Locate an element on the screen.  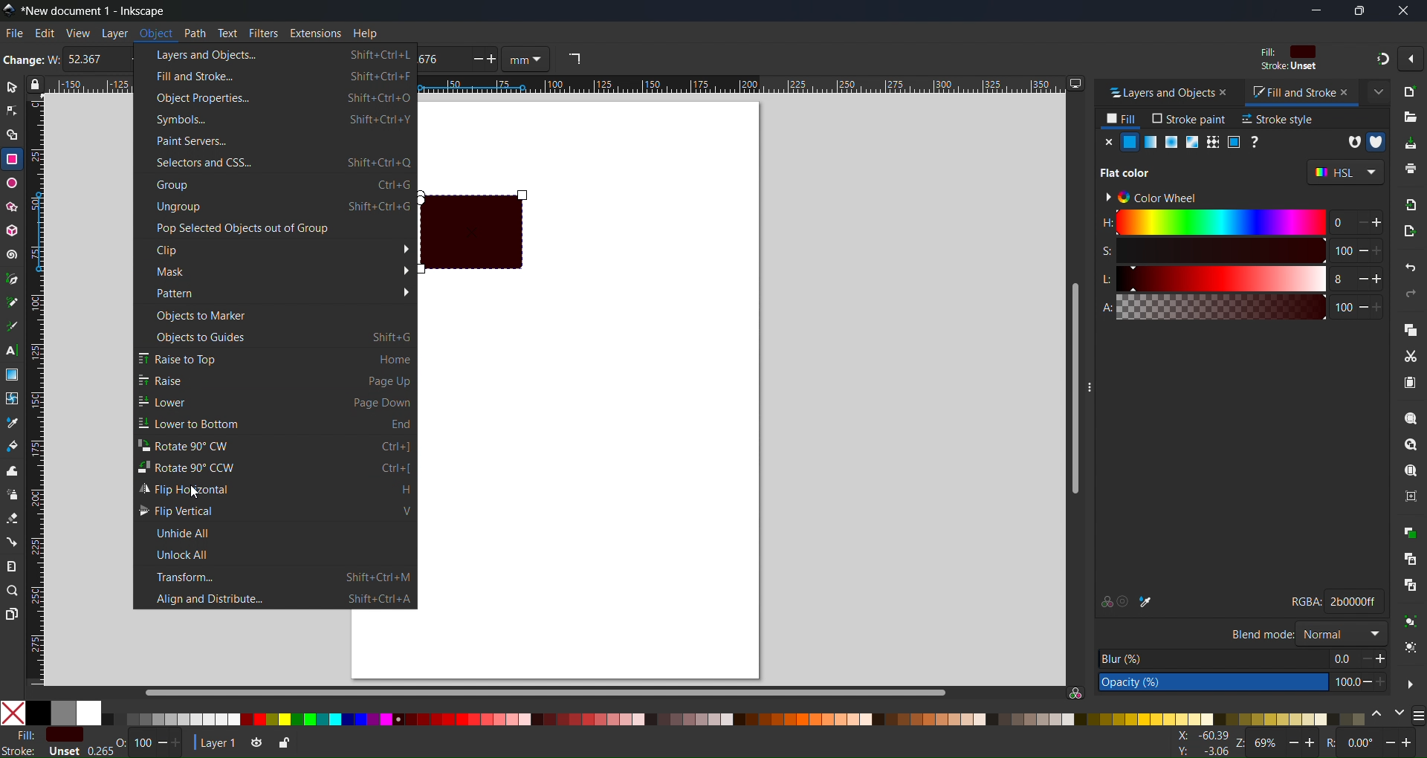
Flat color is located at coordinates (1130, 142).